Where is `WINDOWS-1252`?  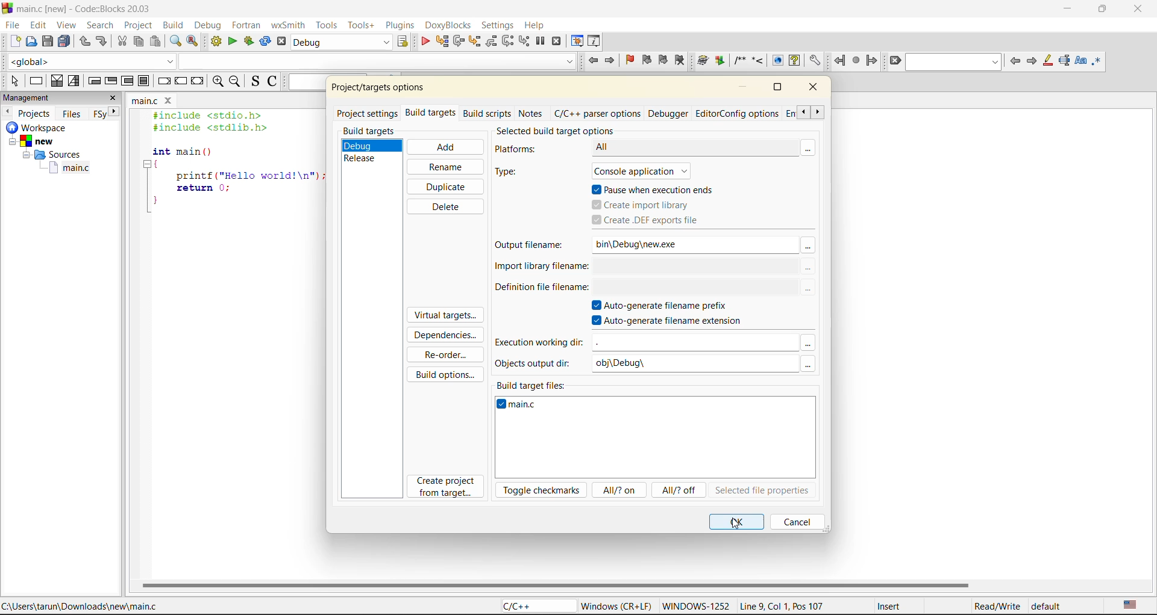 WINDOWS-1252 is located at coordinates (695, 607).